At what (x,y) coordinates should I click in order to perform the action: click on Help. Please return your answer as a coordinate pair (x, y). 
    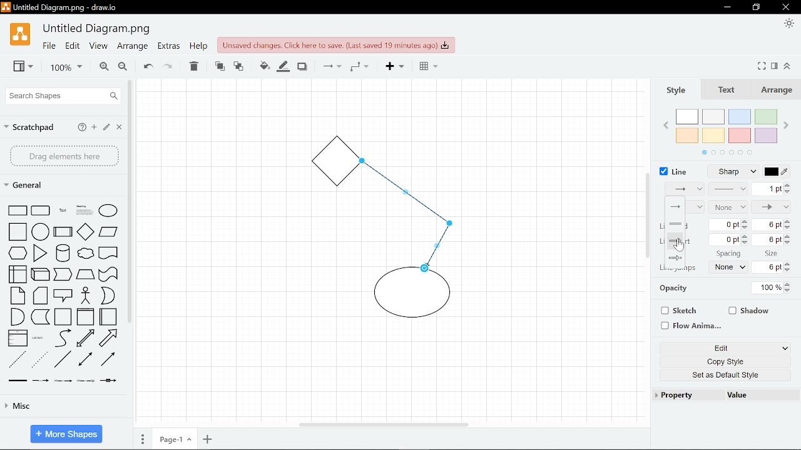
    Looking at the image, I should click on (81, 127).